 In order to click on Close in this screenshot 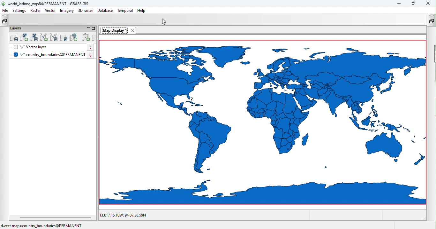, I will do `click(428, 4)`.